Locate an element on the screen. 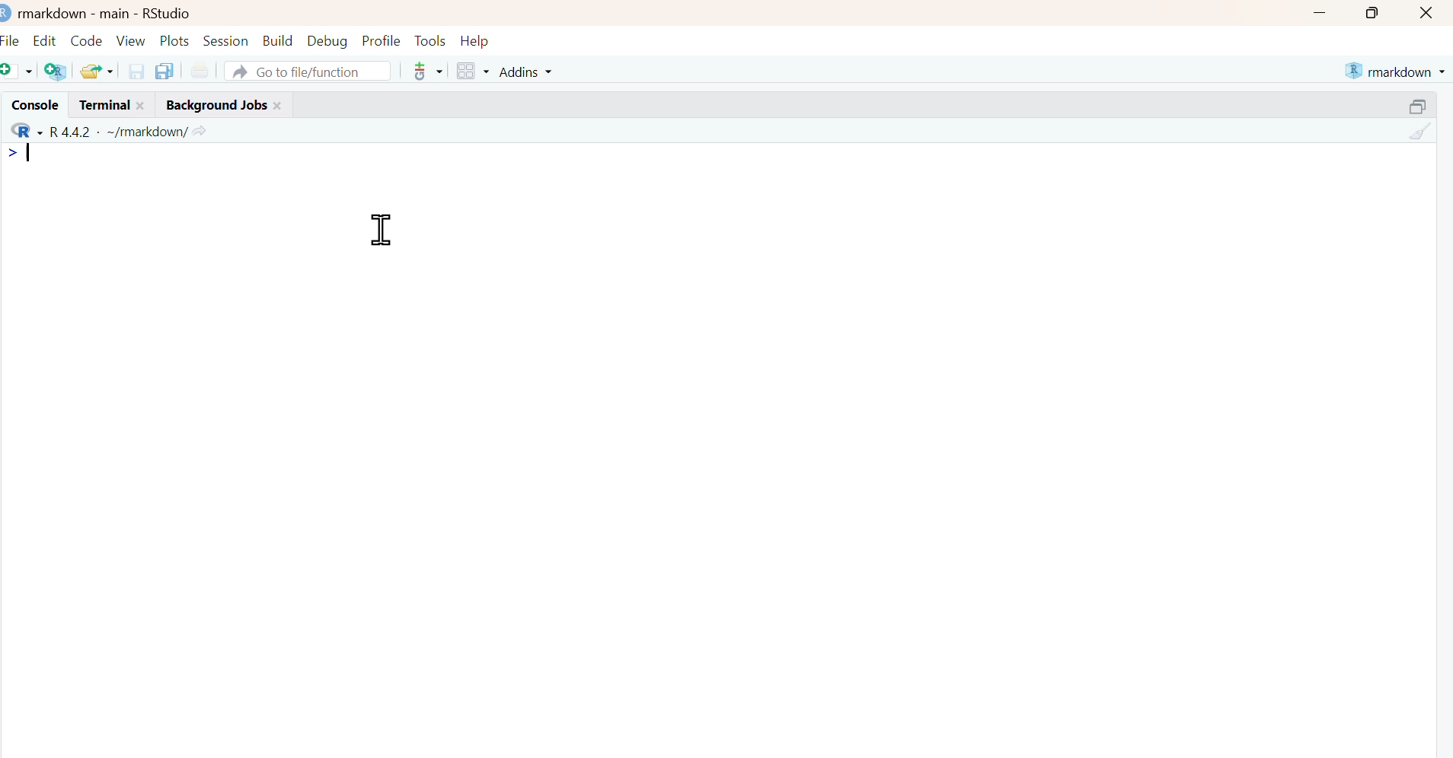 This screenshot has height=758, width=1453. Tools is located at coordinates (430, 39).